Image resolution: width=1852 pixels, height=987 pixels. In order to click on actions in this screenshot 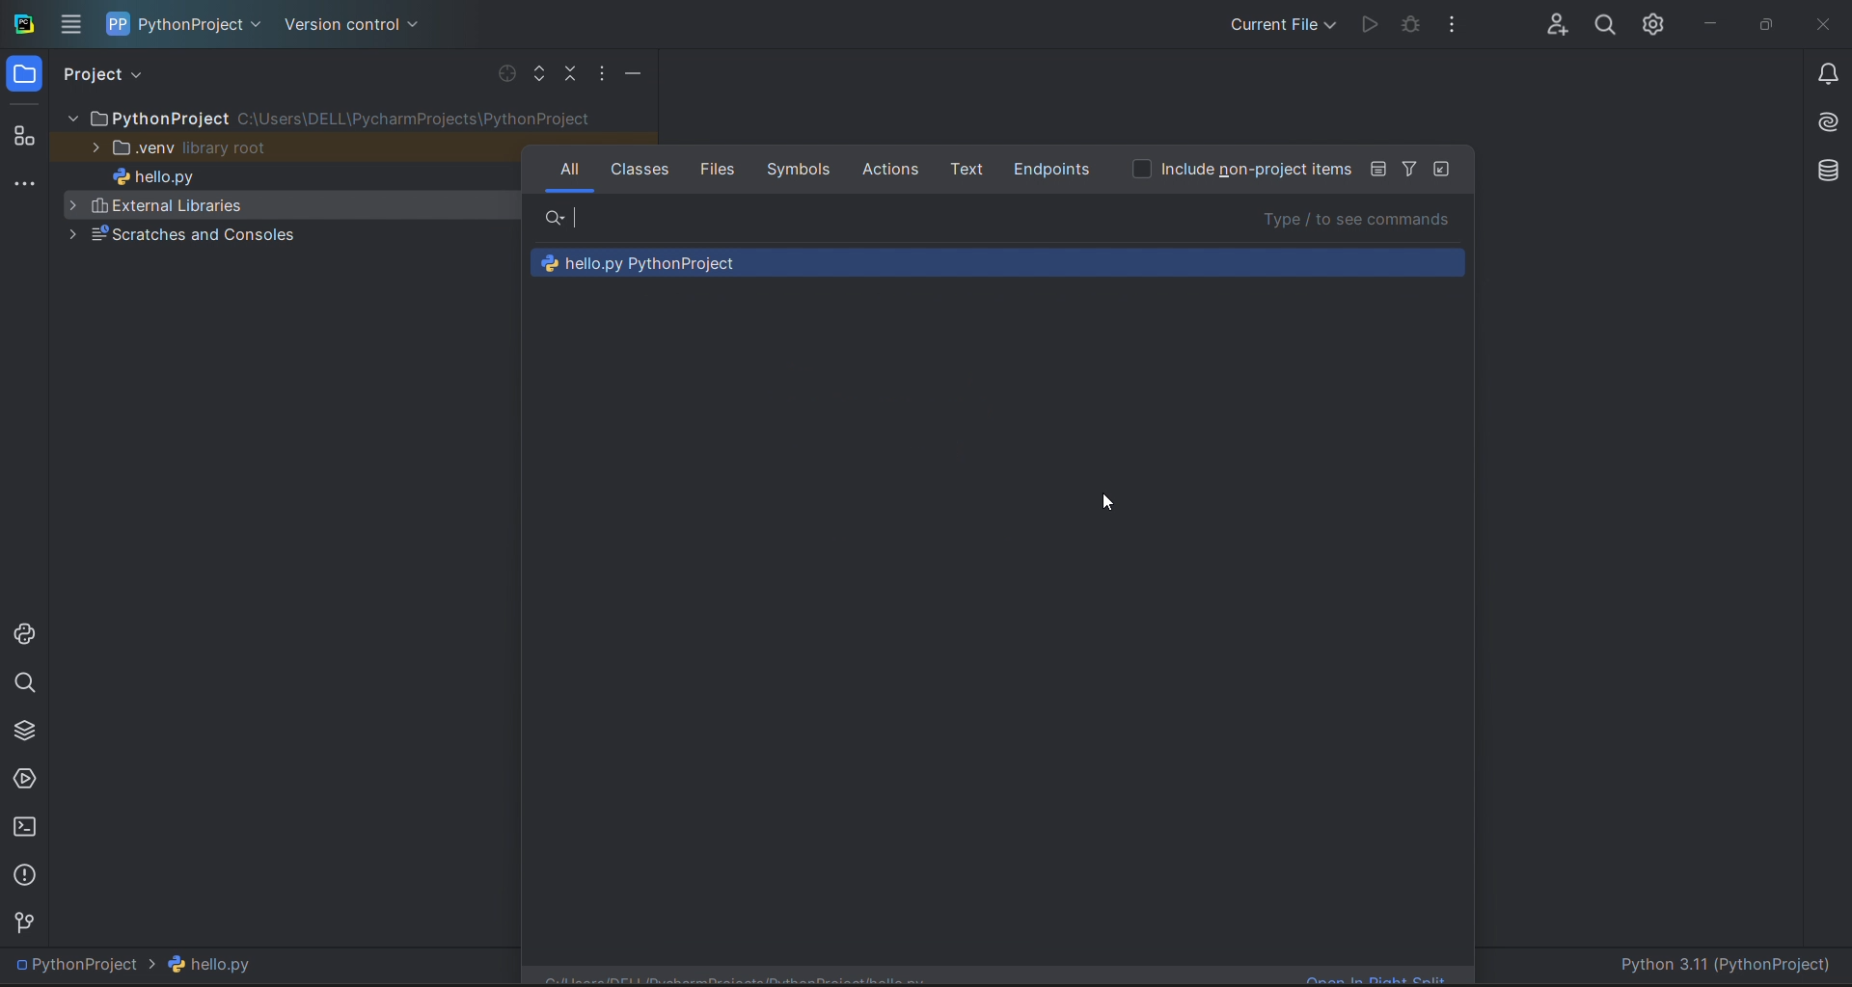, I will do `click(889, 170)`.